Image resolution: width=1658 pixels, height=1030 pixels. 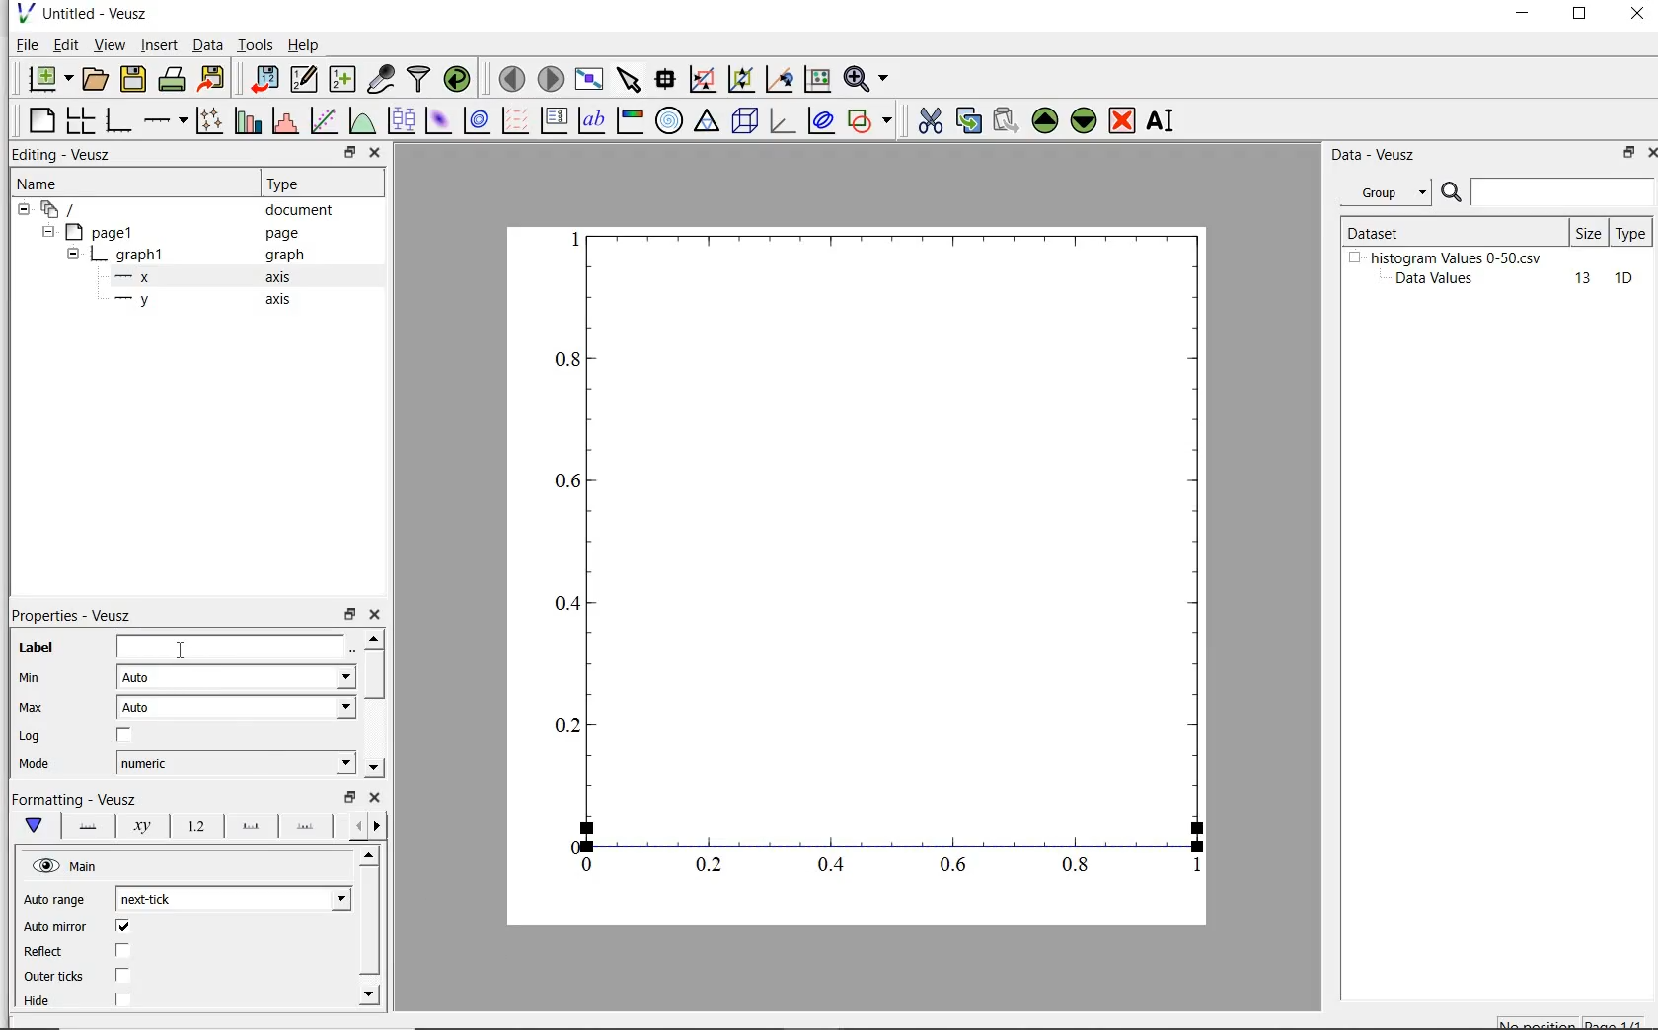 What do you see at coordinates (36, 184) in the screenshot?
I see `name` at bounding box center [36, 184].